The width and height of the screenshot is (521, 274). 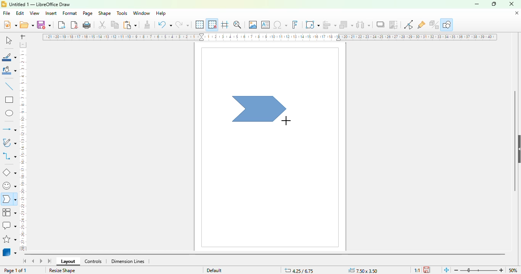 What do you see at coordinates (68, 261) in the screenshot?
I see `layout` at bounding box center [68, 261].